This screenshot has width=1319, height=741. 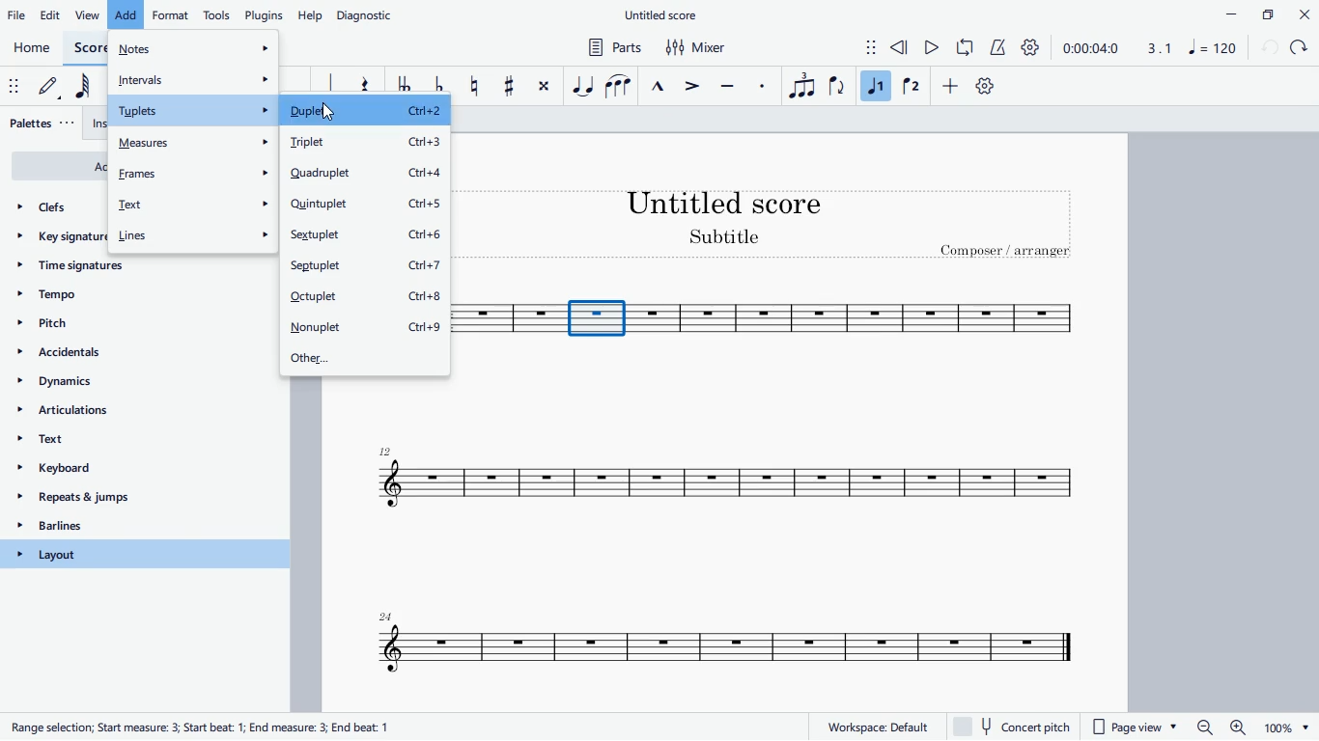 I want to click on home, so click(x=33, y=49).